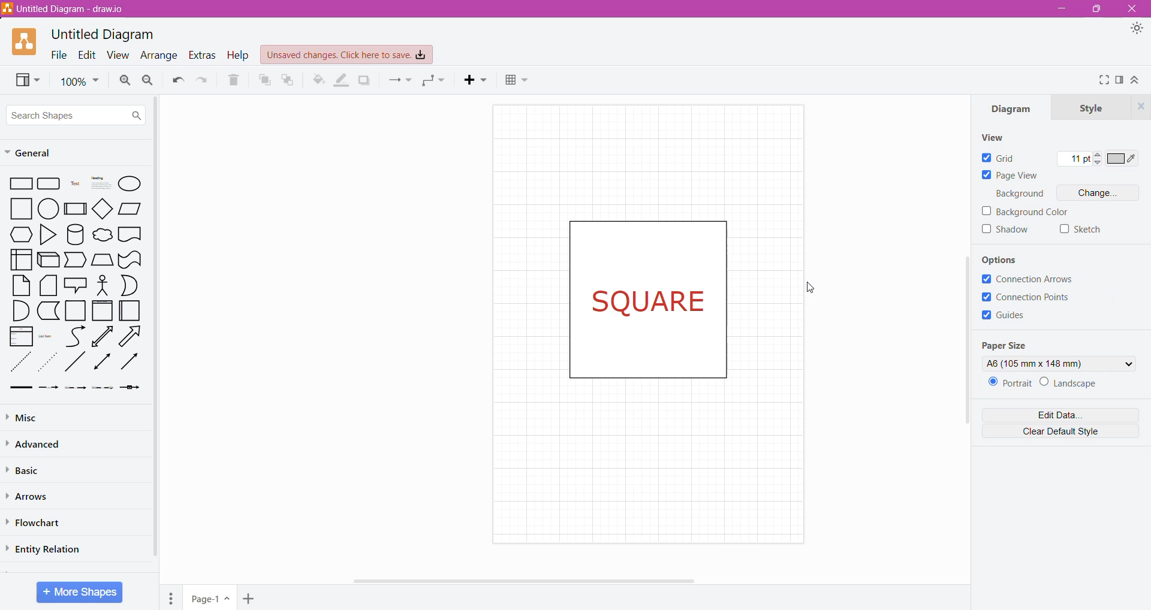 Image resolution: width=1151 pixels, height=610 pixels. Describe the element at coordinates (49, 208) in the screenshot. I see `circle` at that location.